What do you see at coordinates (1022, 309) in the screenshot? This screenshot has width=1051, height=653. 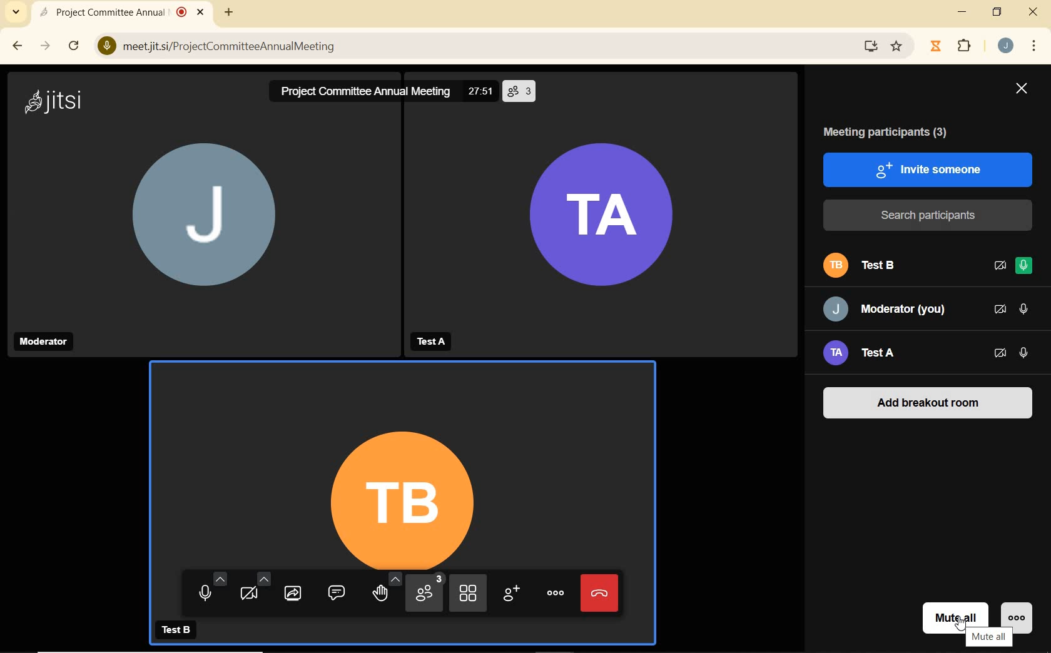 I see `MICROPHONE` at bounding box center [1022, 309].